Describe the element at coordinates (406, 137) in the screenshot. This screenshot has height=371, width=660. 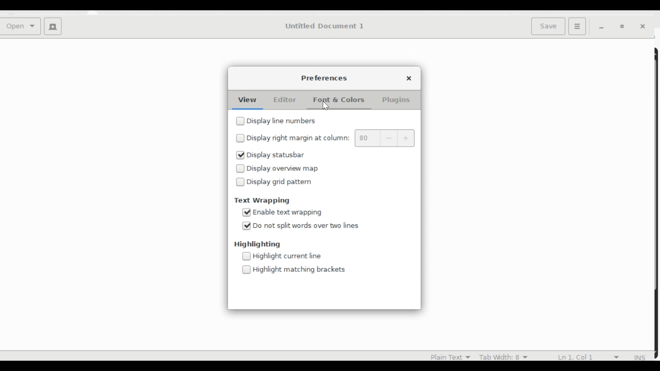
I see `increase right margin value` at that location.